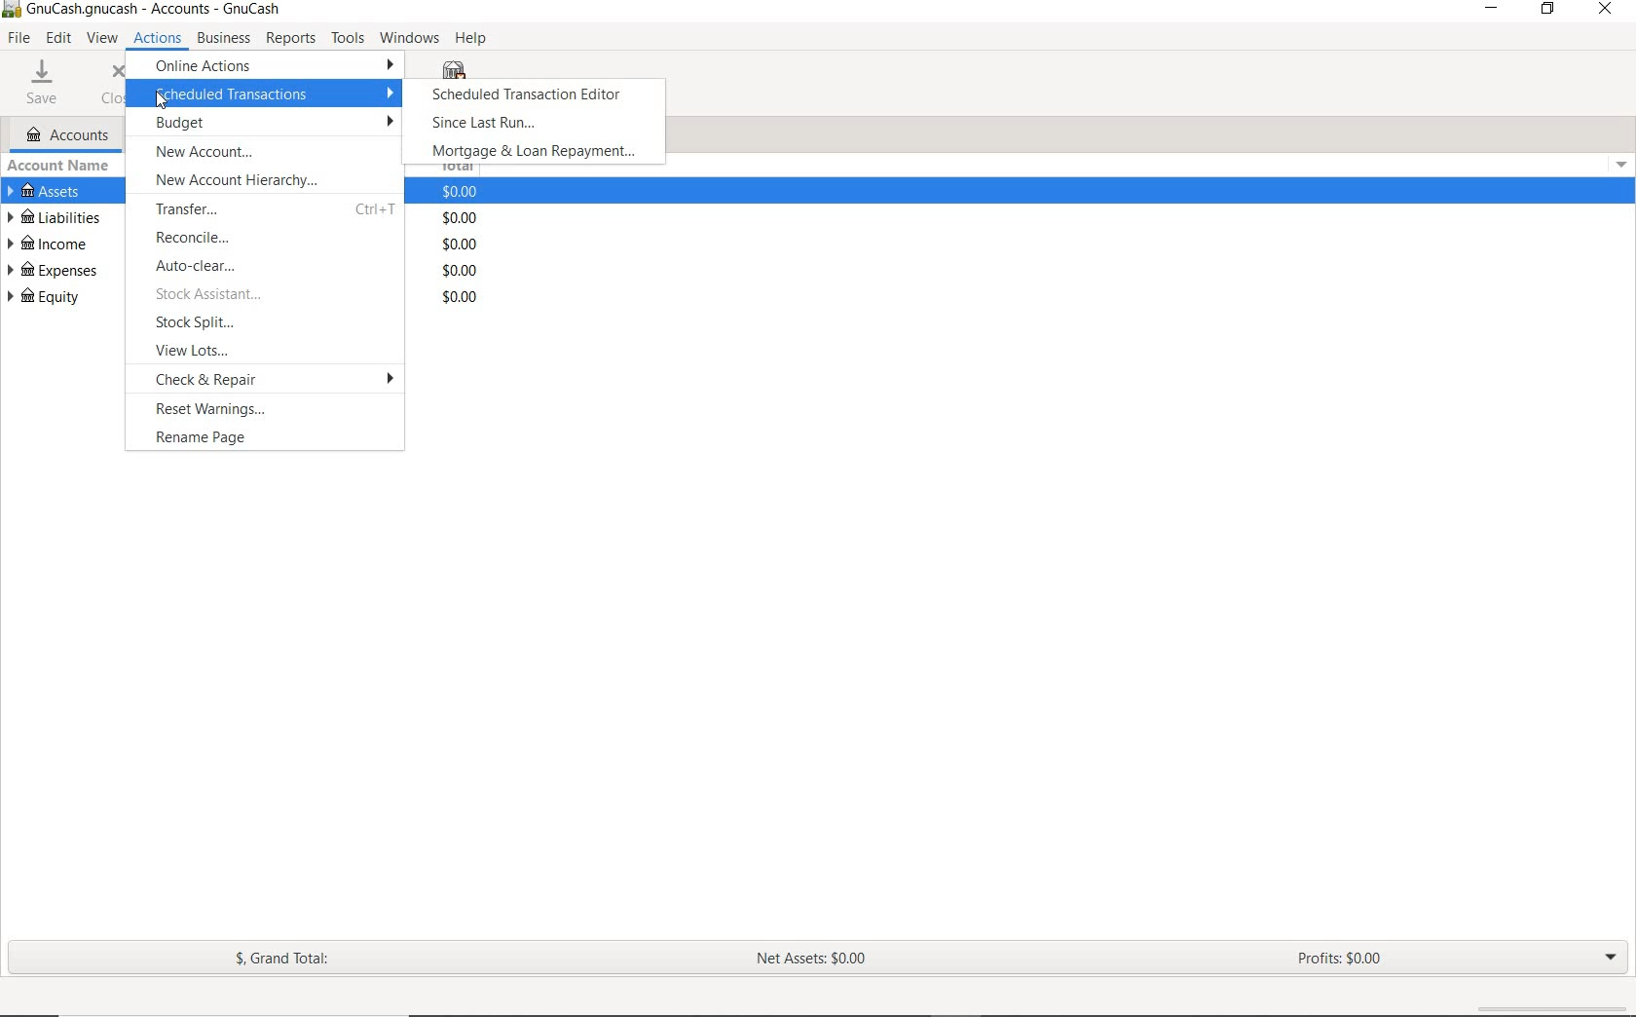 The height and width of the screenshot is (1017, 1636). I want to click on NEWACCOUNT, so click(268, 153).